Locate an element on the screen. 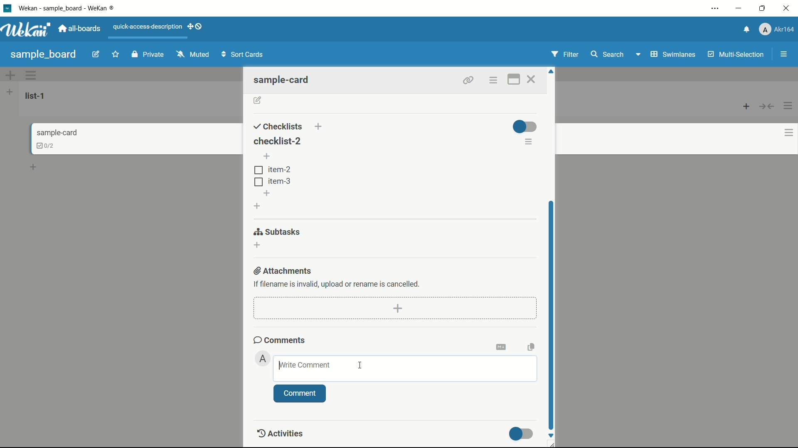  checklist-2 is located at coordinates (276, 140).